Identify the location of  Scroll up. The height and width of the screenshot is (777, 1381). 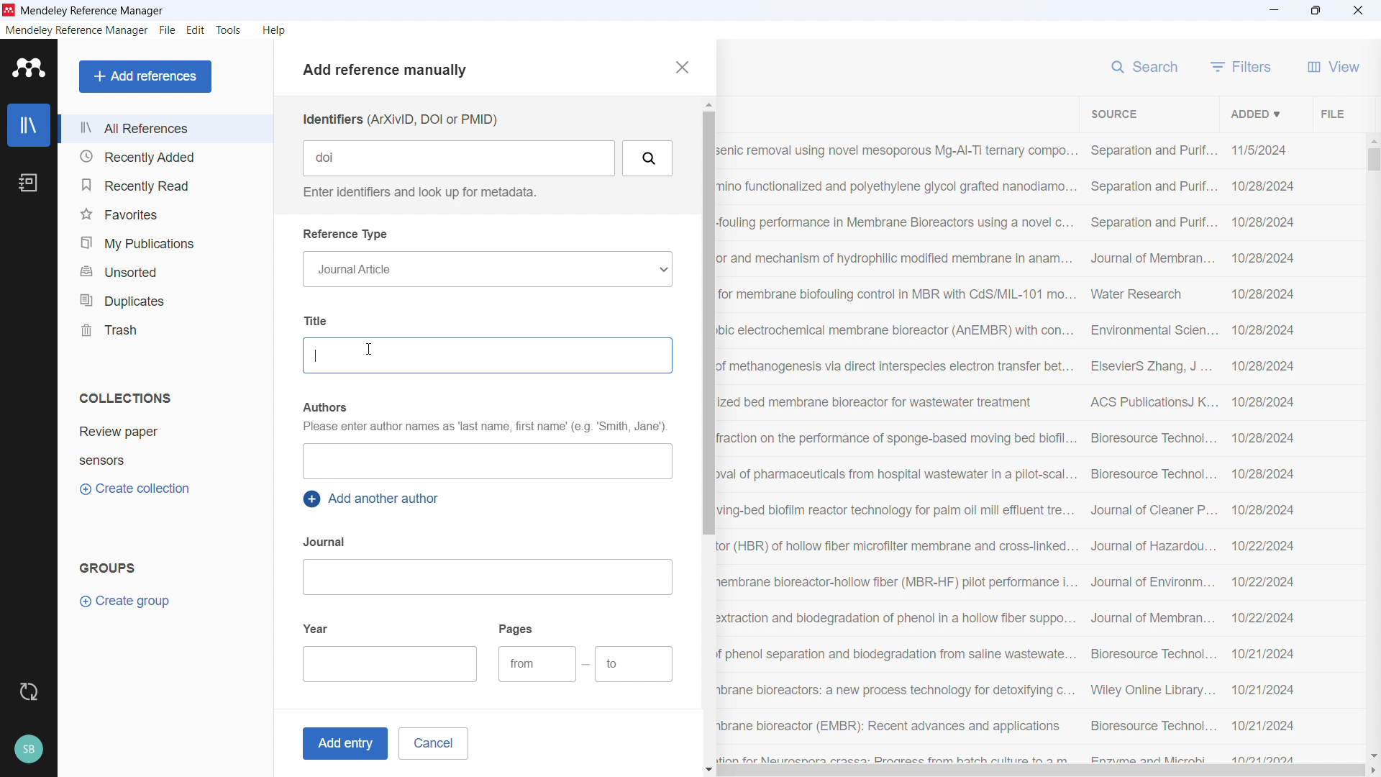
(707, 104).